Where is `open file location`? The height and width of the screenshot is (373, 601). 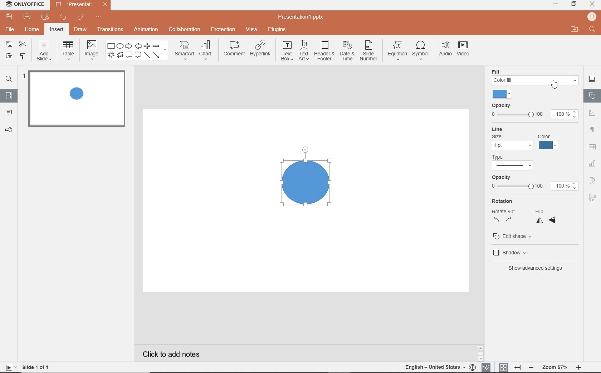
open file location is located at coordinates (575, 30).